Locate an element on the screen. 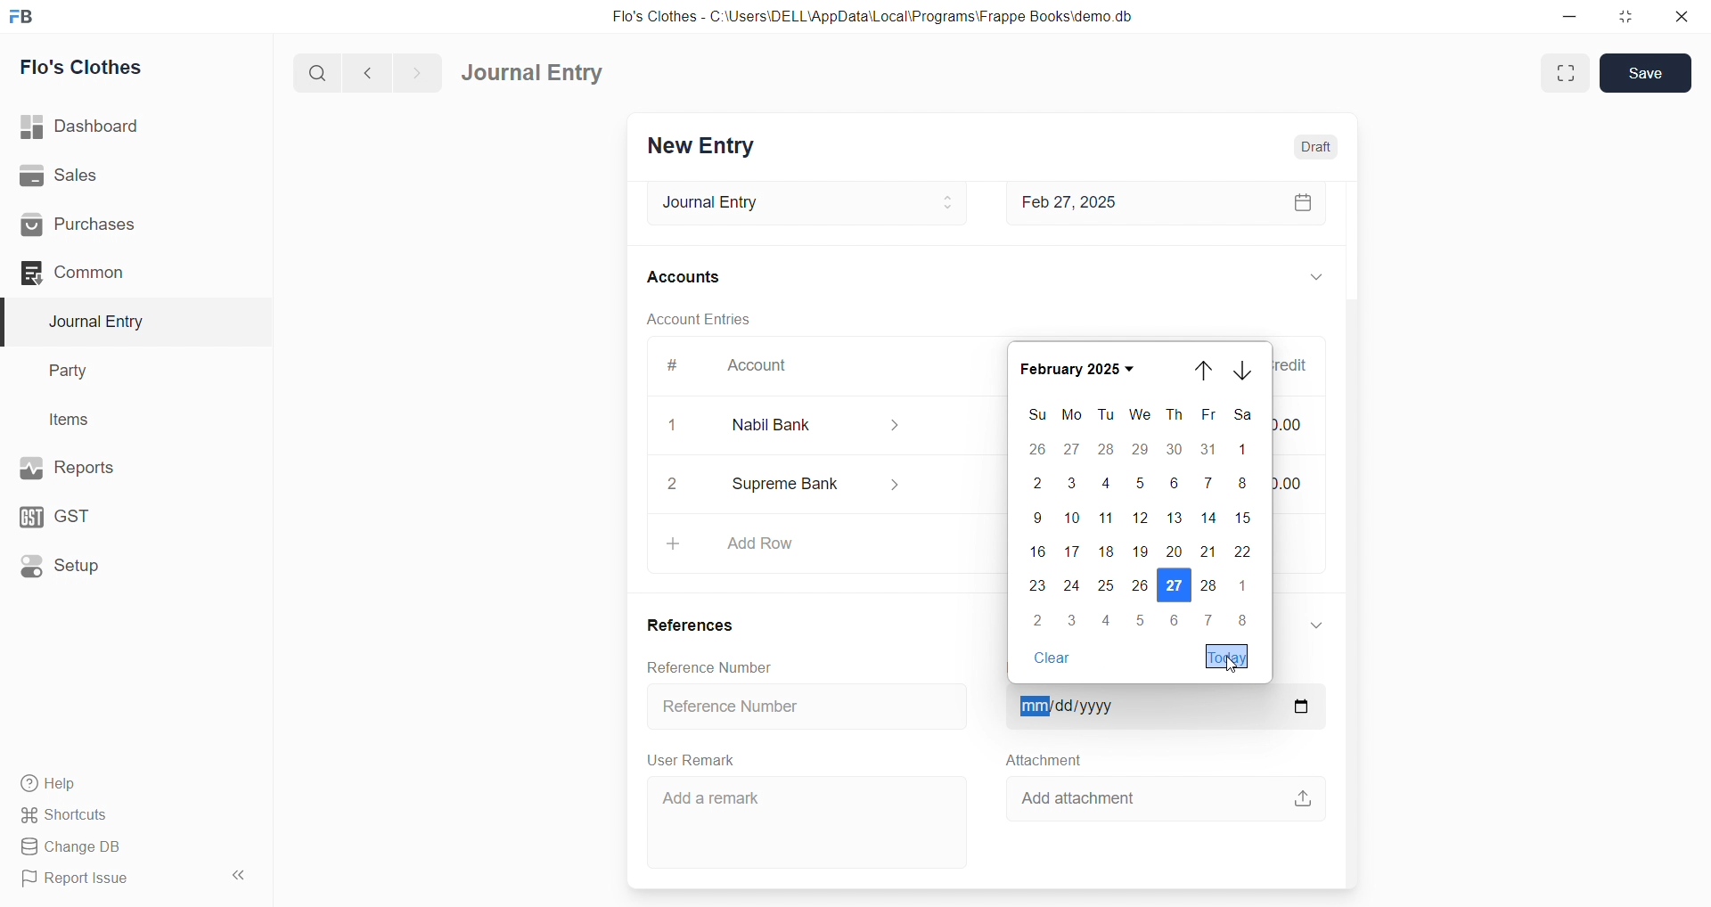 This screenshot has width=1711, height=907. 9 is located at coordinates (1036, 520).